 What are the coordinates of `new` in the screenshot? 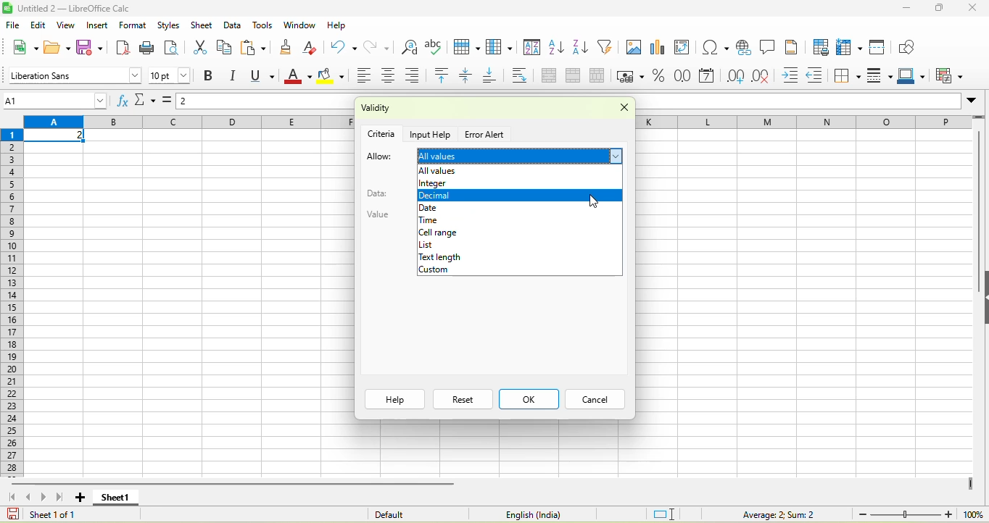 It's located at (24, 46).